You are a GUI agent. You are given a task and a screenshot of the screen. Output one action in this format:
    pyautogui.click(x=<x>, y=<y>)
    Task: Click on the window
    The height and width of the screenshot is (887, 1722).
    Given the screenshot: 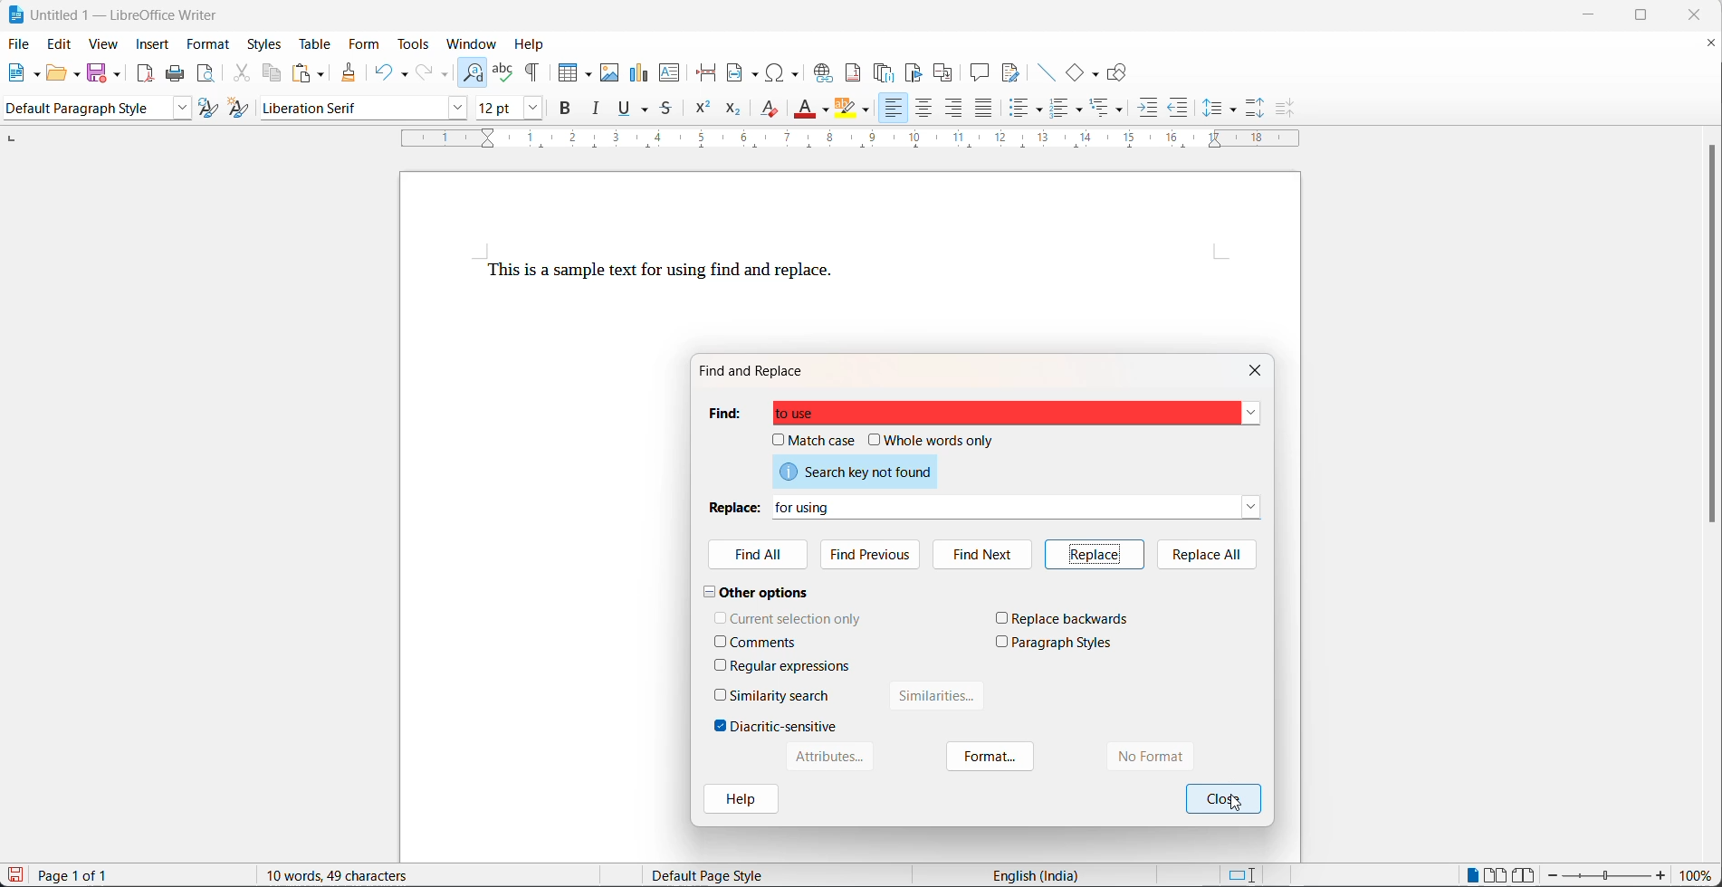 What is the action you would take?
    pyautogui.click(x=474, y=43)
    